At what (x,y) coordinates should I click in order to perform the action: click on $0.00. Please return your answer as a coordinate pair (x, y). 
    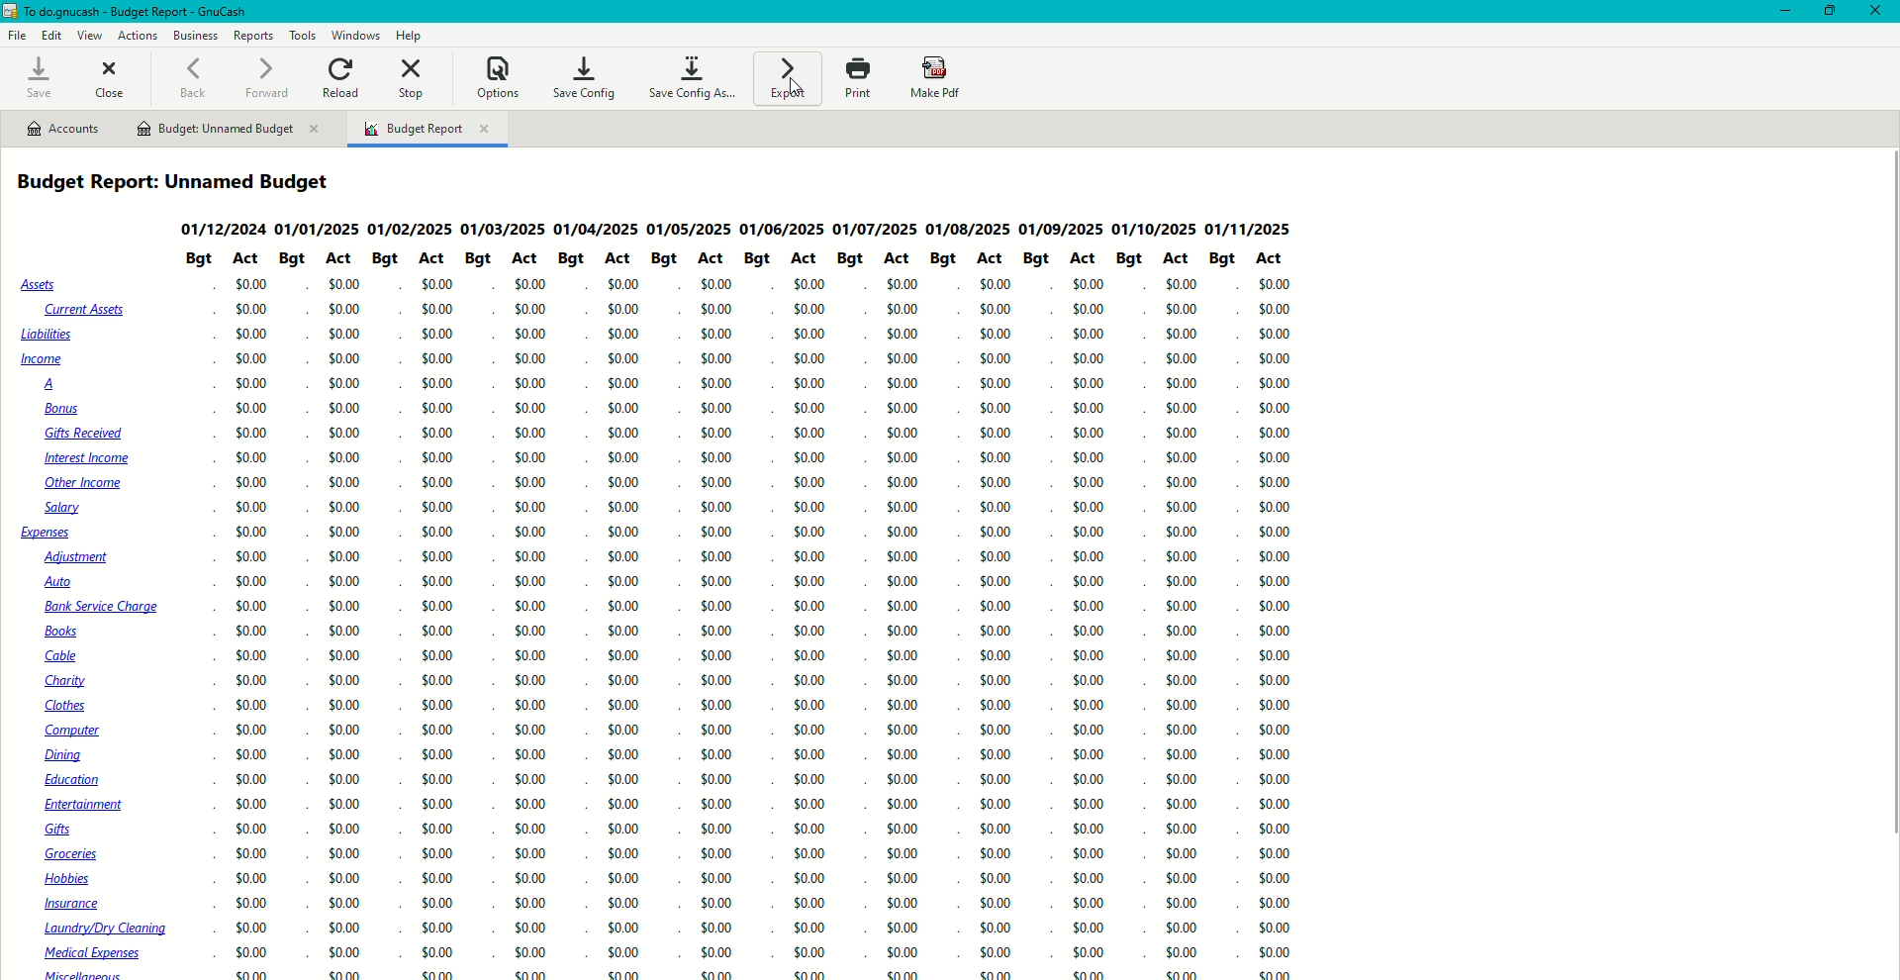
    Looking at the image, I should click on (439, 455).